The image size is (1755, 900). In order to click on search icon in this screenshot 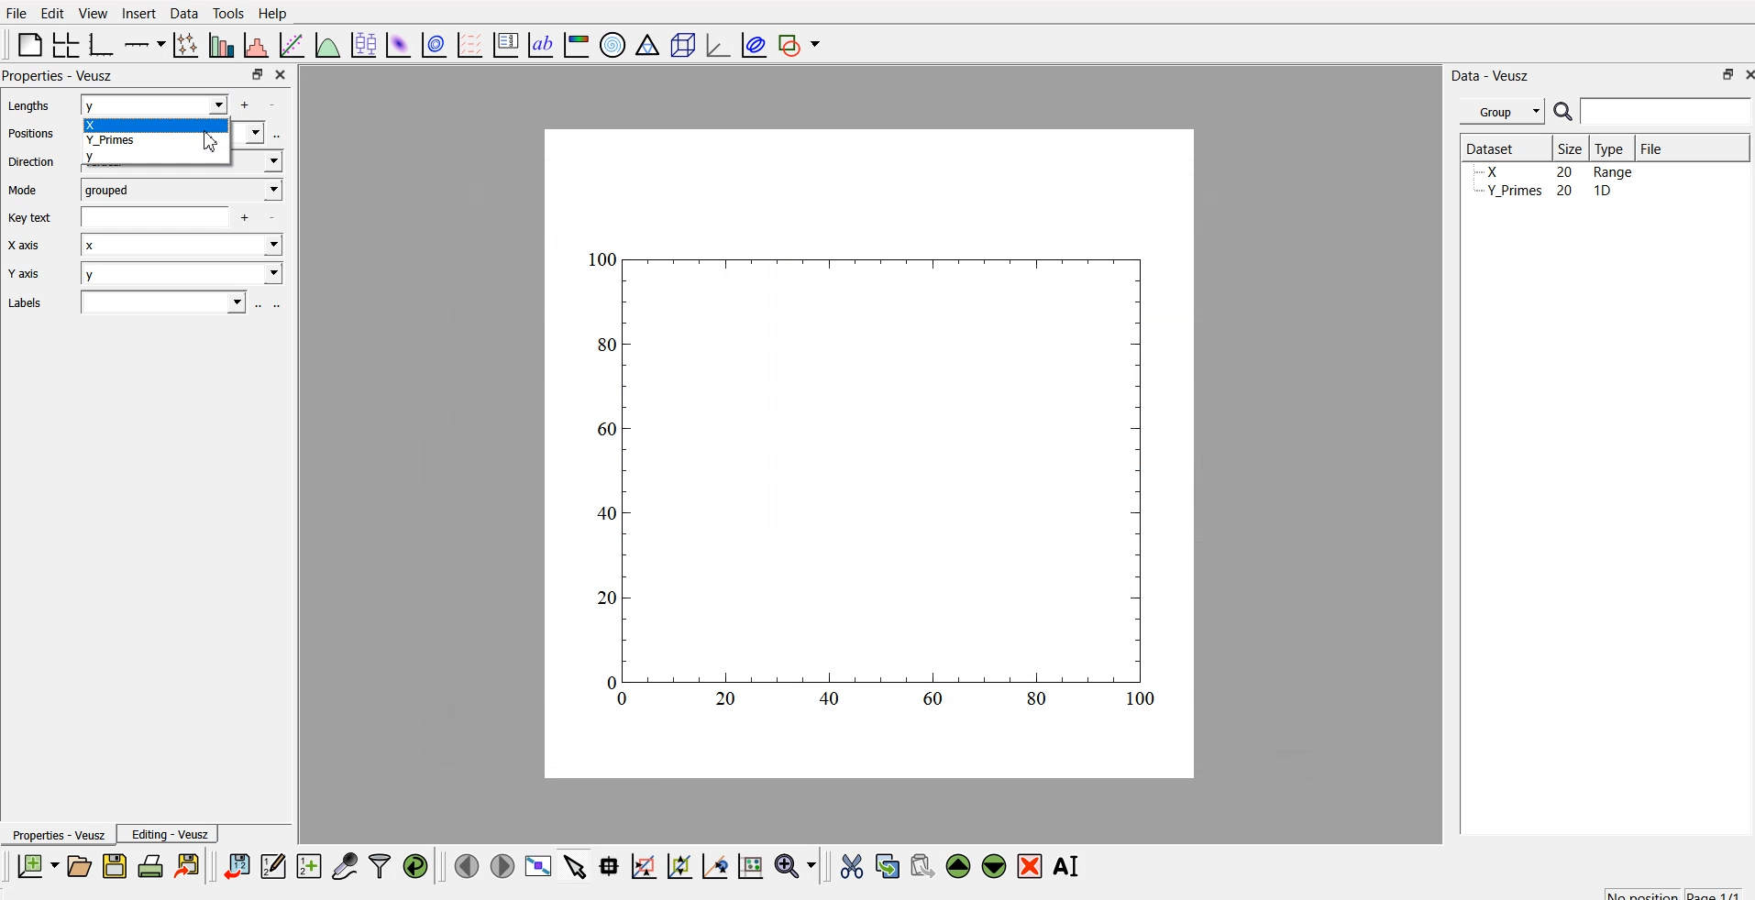, I will do `click(1566, 114)`.